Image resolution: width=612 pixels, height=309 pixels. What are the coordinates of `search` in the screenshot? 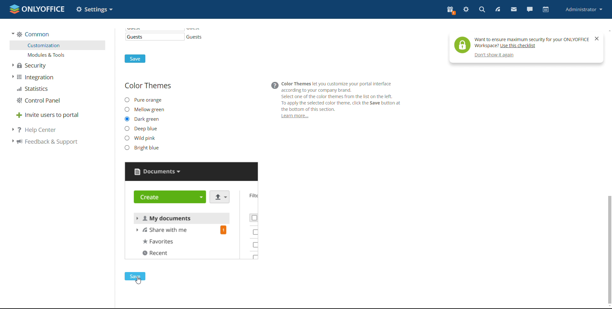 It's located at (482, 9).